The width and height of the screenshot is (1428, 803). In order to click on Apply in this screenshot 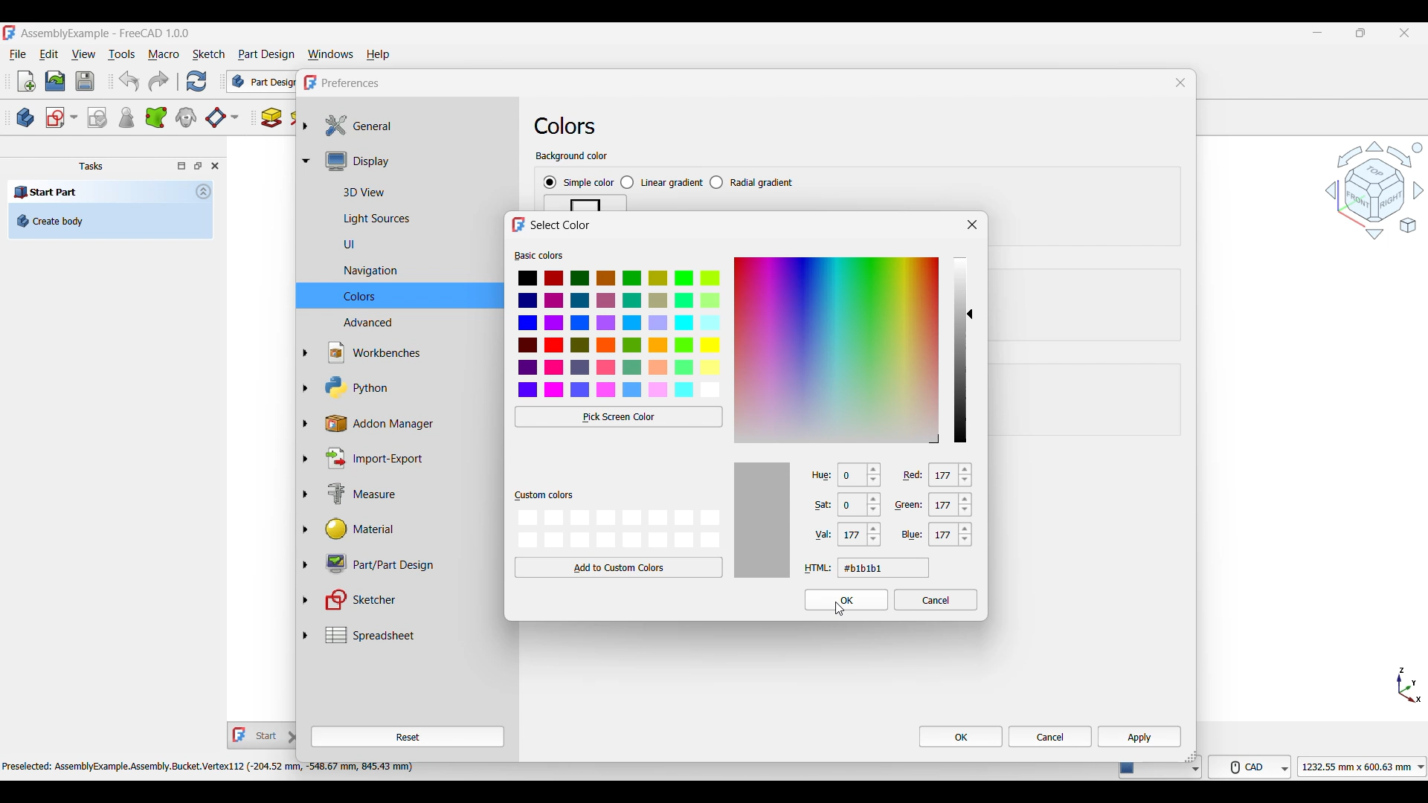, I will do `click(1139, 736)`.